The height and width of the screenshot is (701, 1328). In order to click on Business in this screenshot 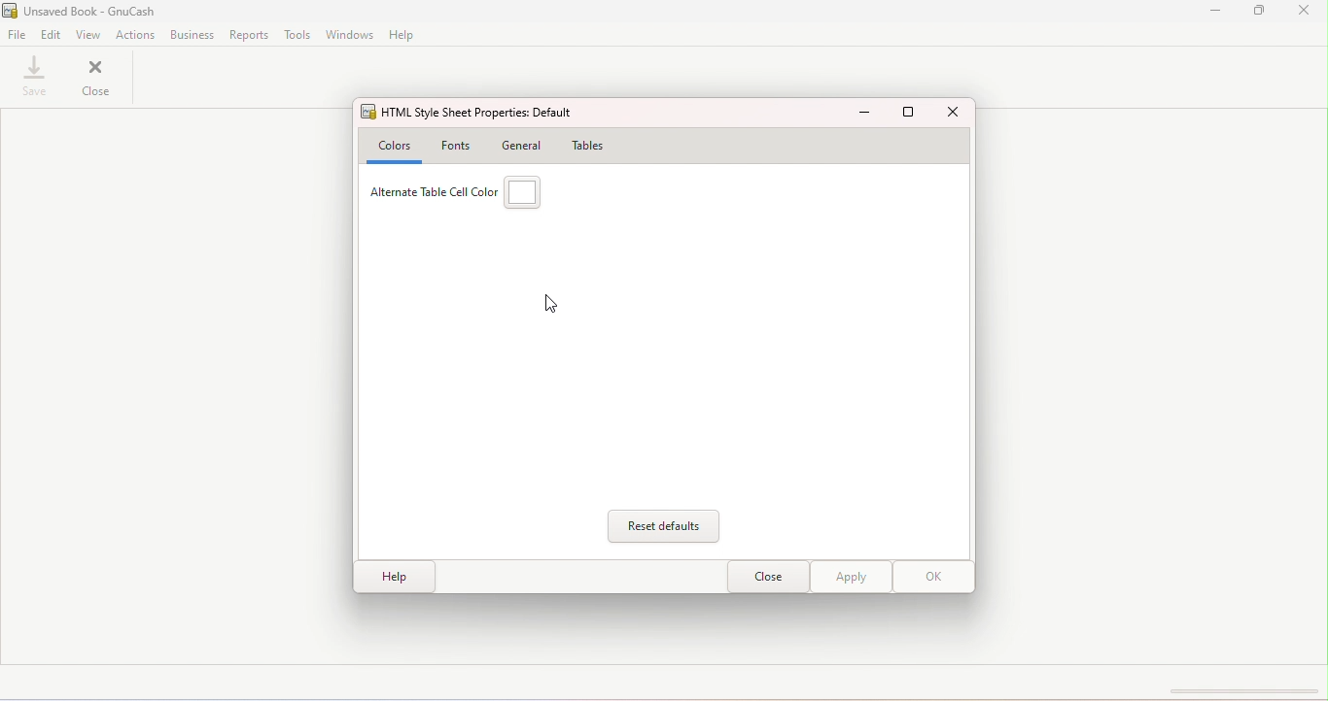, I will do `click(190, 36)`.